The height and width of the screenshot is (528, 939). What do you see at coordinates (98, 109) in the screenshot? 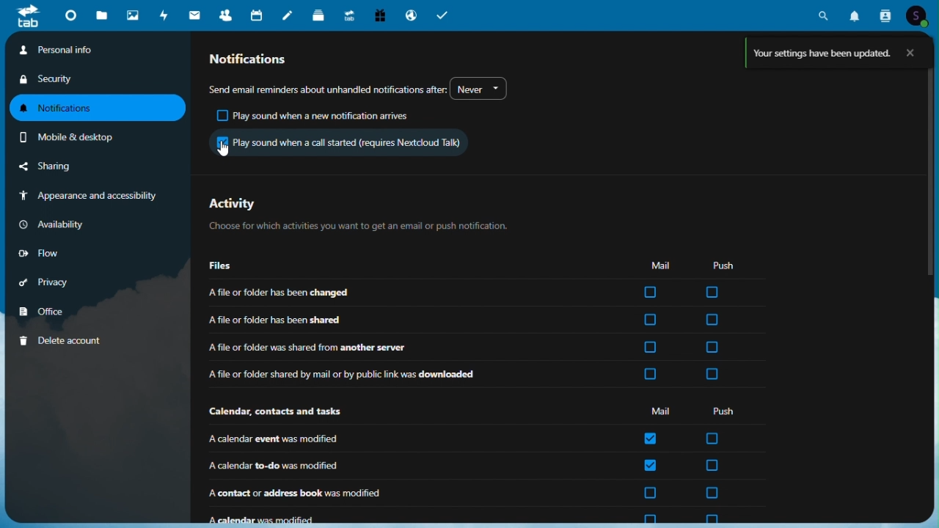
I see `Notifications` at bounding box center [98, 109].